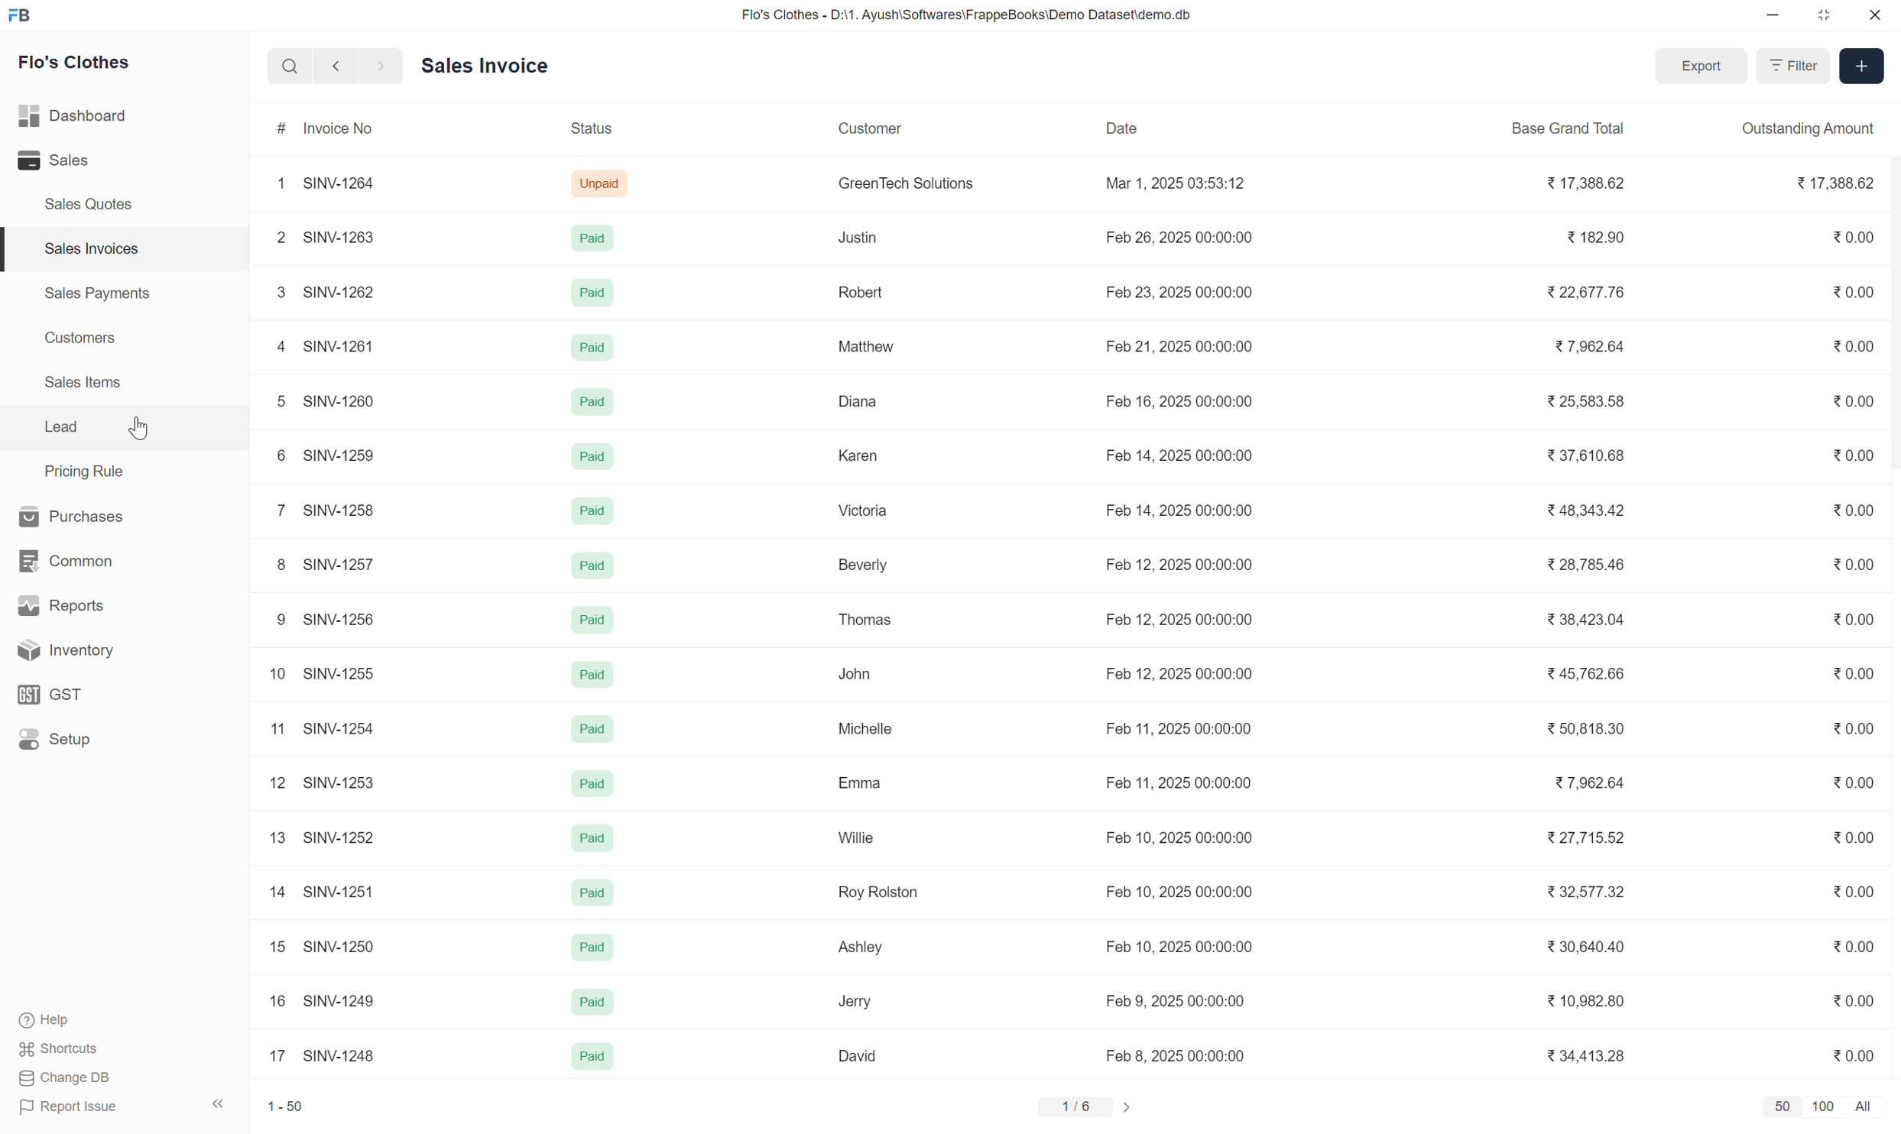 The width and height of the screenshot is (1901, 1134). Describe the element at coordinates (849, 838) in the screenshot. I see `Willie` at that location.